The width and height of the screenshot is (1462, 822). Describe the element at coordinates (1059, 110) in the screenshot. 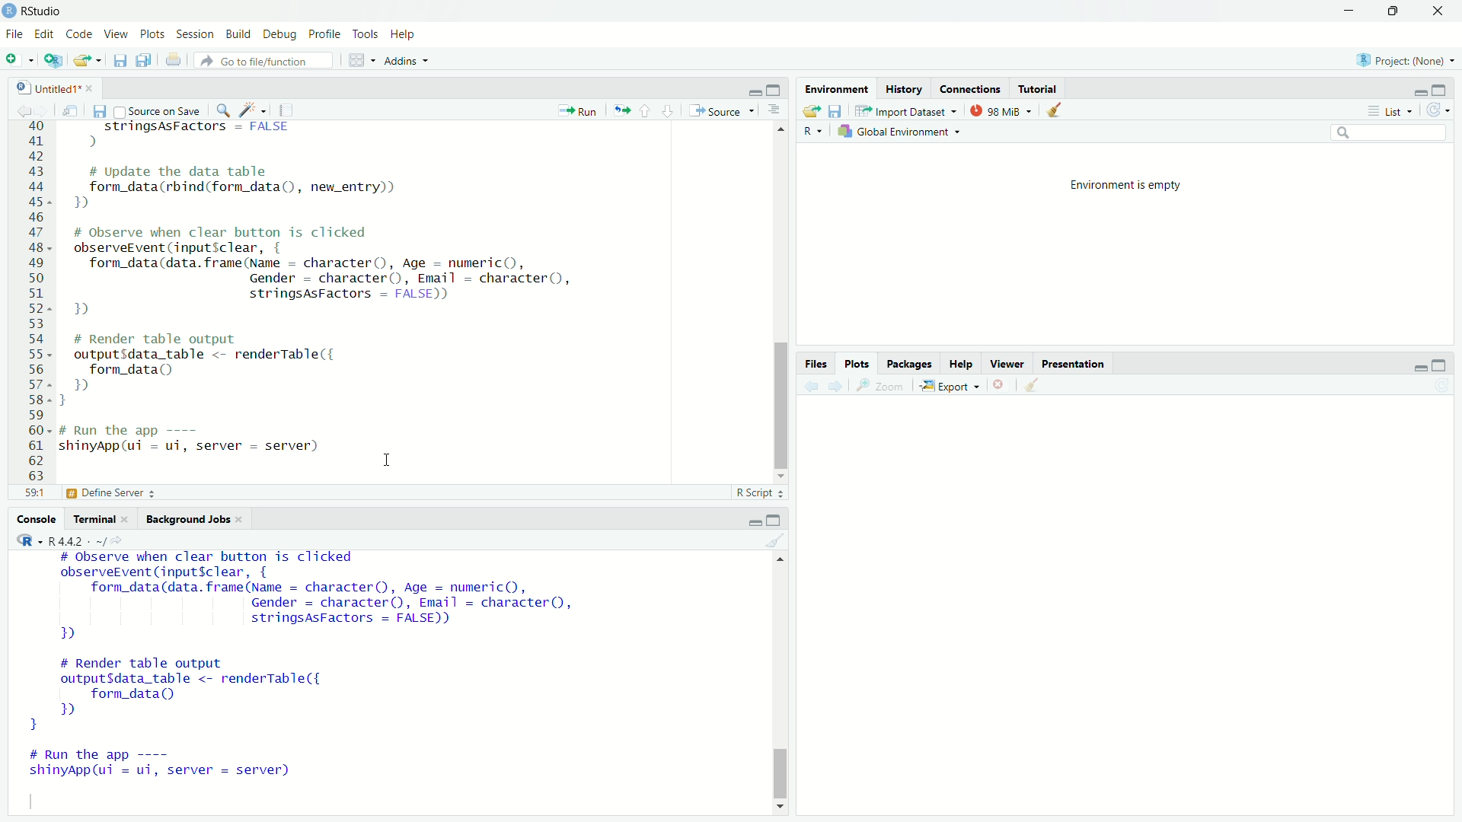

I see `clear objects from the workspace` at that location.